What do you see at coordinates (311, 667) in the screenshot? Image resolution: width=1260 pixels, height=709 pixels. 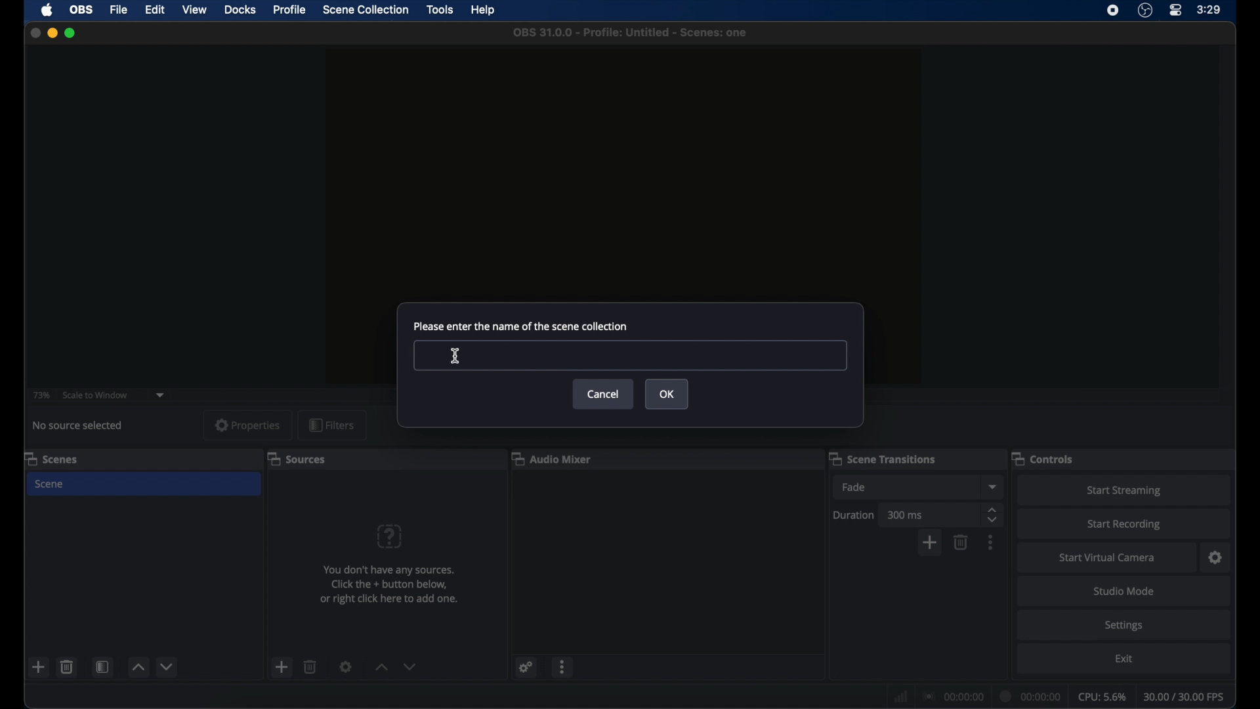 I see `delete` at bounding box center [311, 667].